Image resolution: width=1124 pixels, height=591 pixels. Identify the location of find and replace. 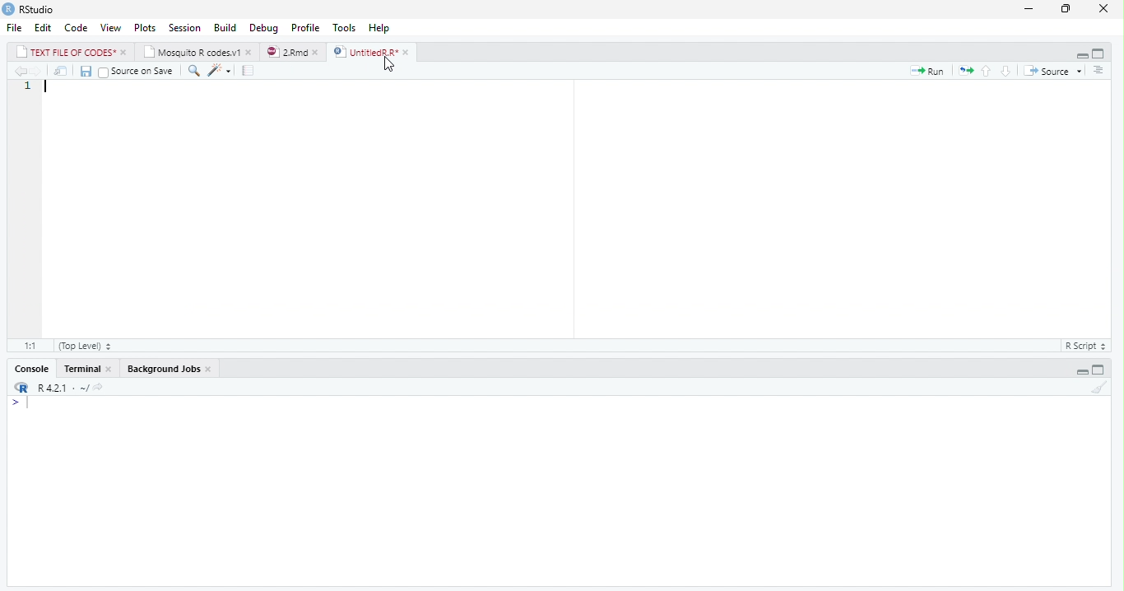
(196, 72).